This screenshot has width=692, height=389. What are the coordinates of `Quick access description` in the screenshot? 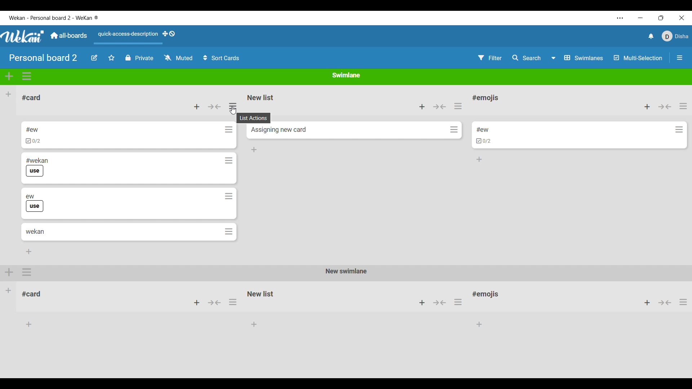 It's located at (127, 37).